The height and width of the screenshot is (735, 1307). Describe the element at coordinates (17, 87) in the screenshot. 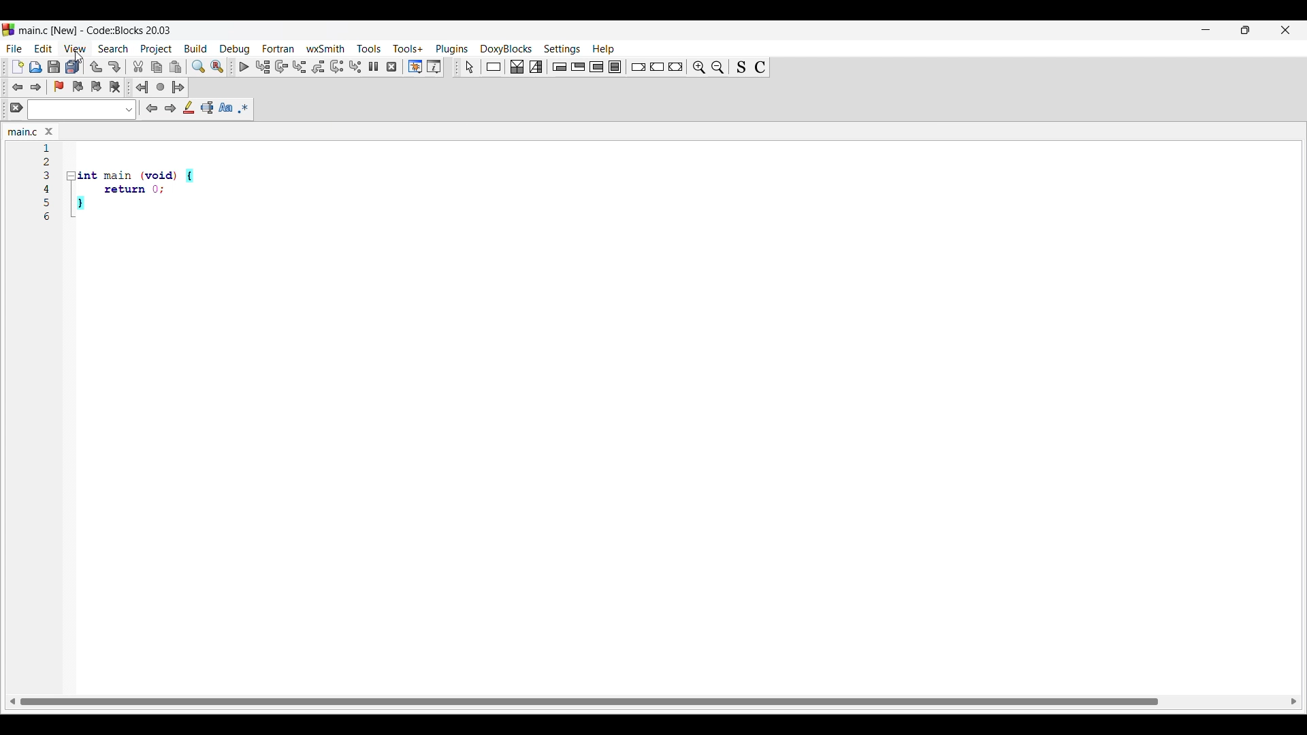

I see `Toggle back` at that location.